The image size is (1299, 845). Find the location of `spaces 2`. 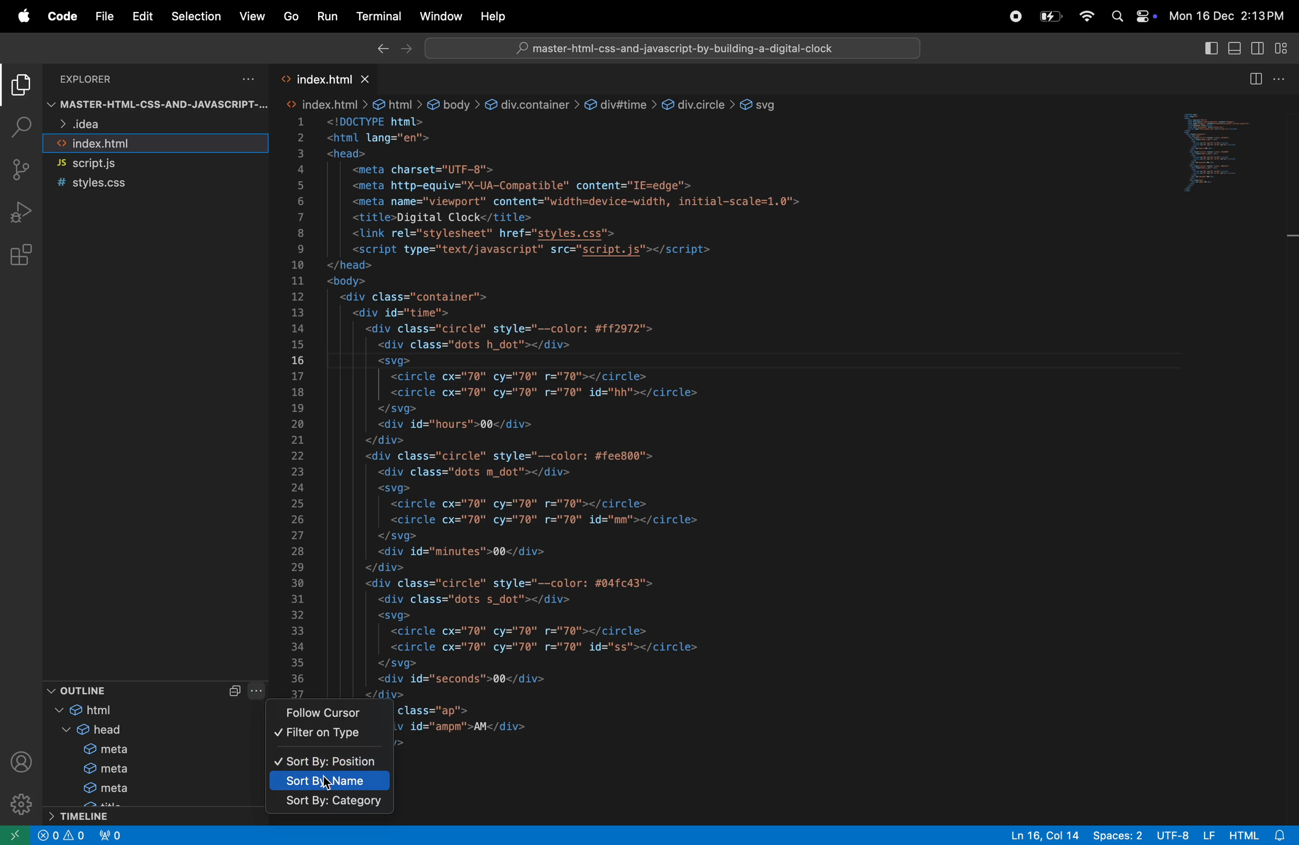

spaces 2 is located at coordinates (1119, 835).